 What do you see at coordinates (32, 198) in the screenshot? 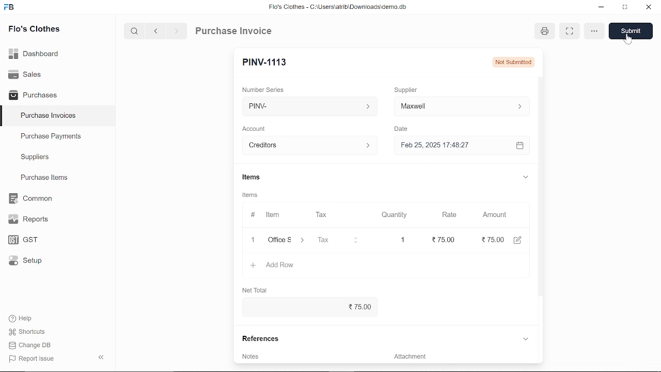
I see `Common` at bounding box center [32, 198].